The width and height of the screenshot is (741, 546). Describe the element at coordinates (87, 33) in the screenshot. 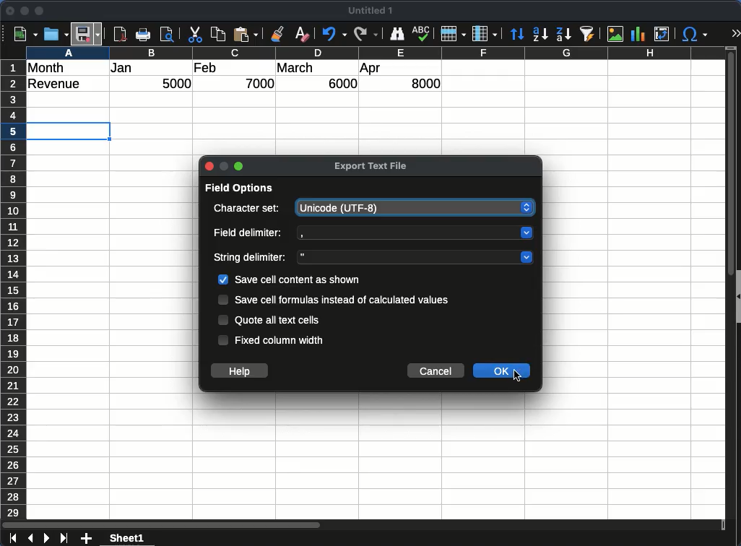

I see `Save` at that location.